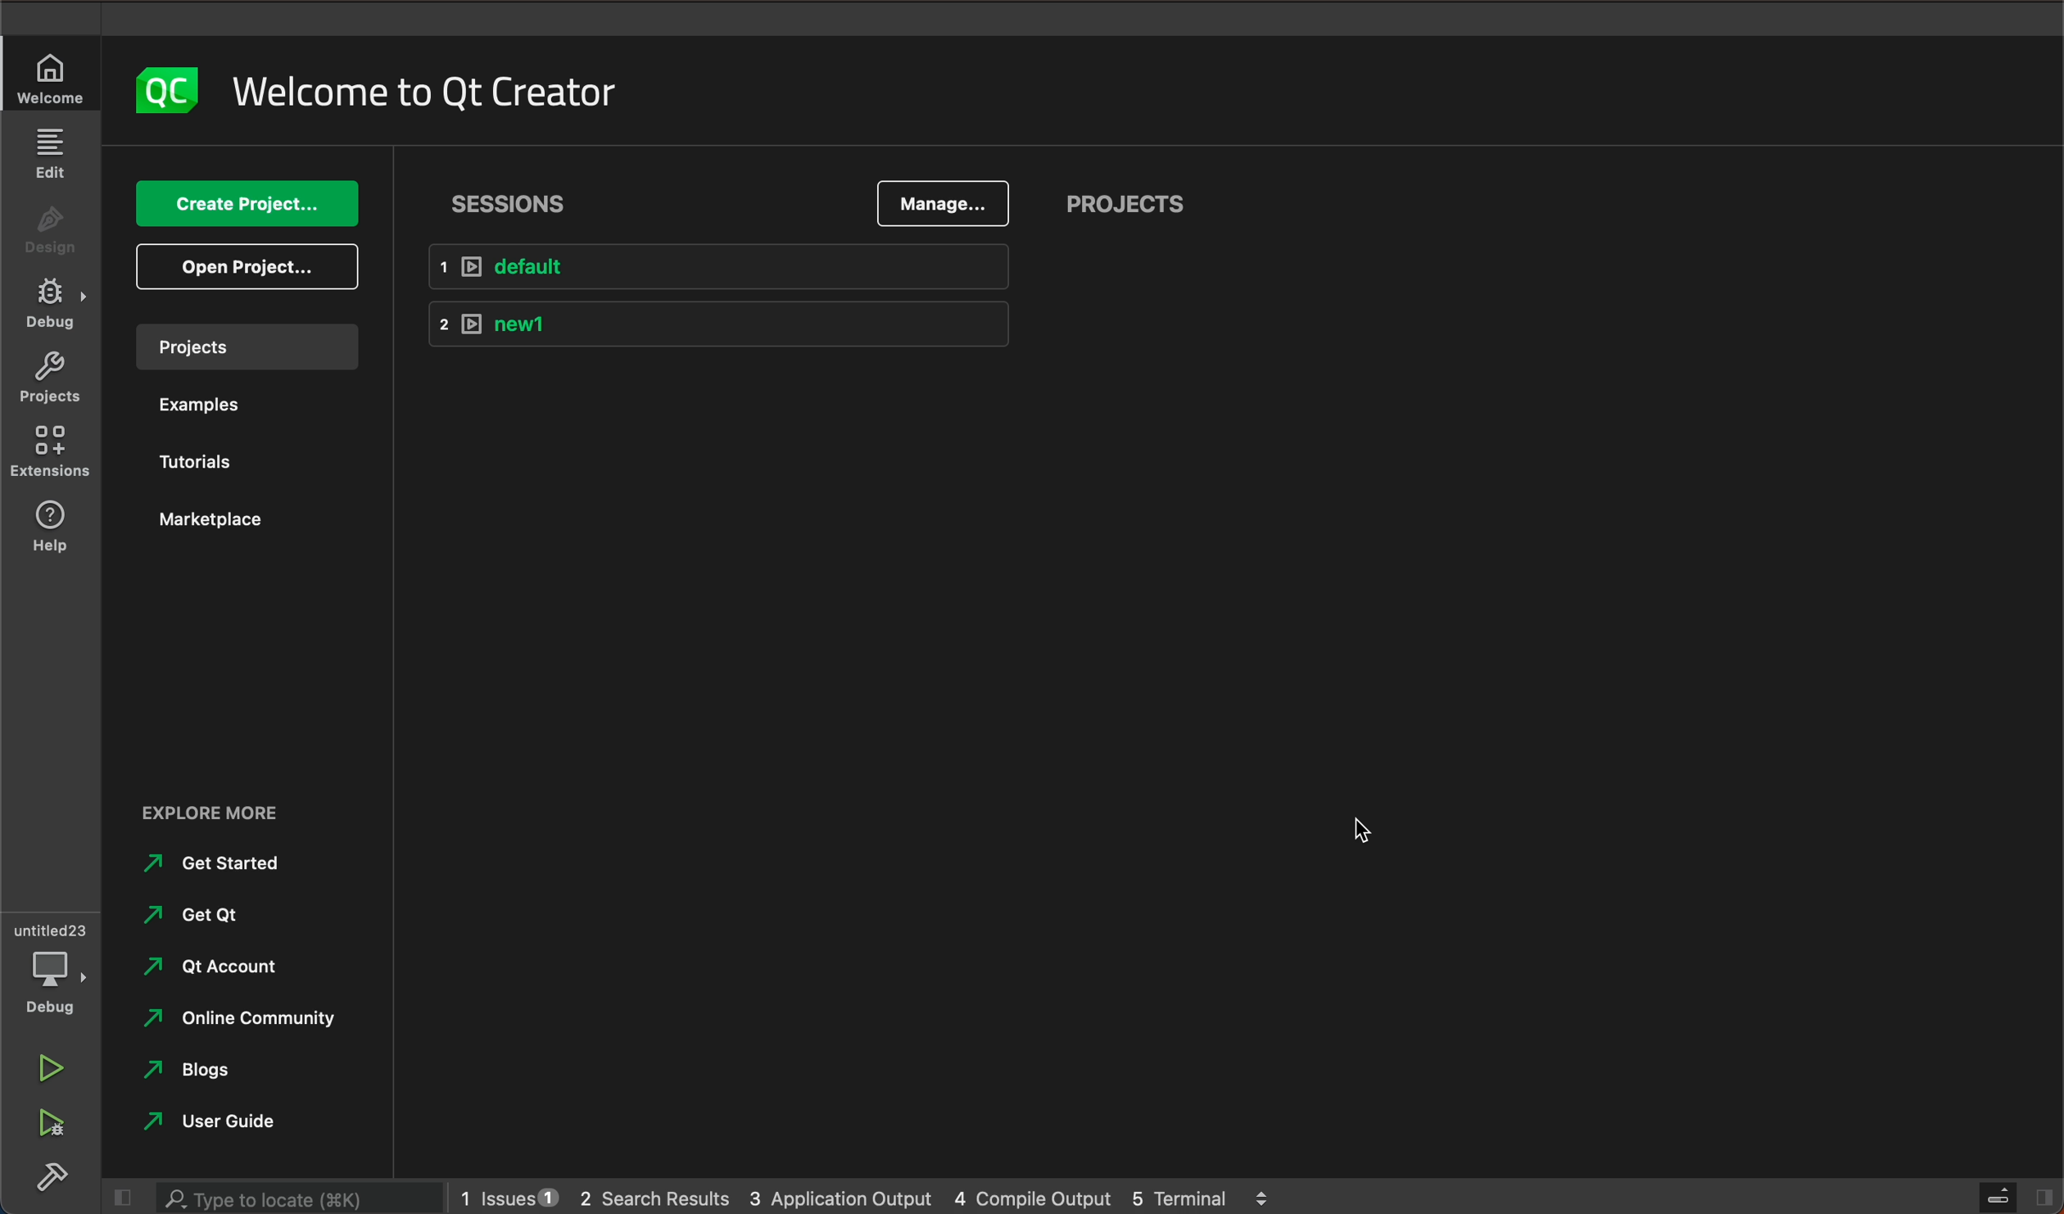 The height and width of the screenshot is (1214, 2064). I want to click on Project , so click(49, 381).